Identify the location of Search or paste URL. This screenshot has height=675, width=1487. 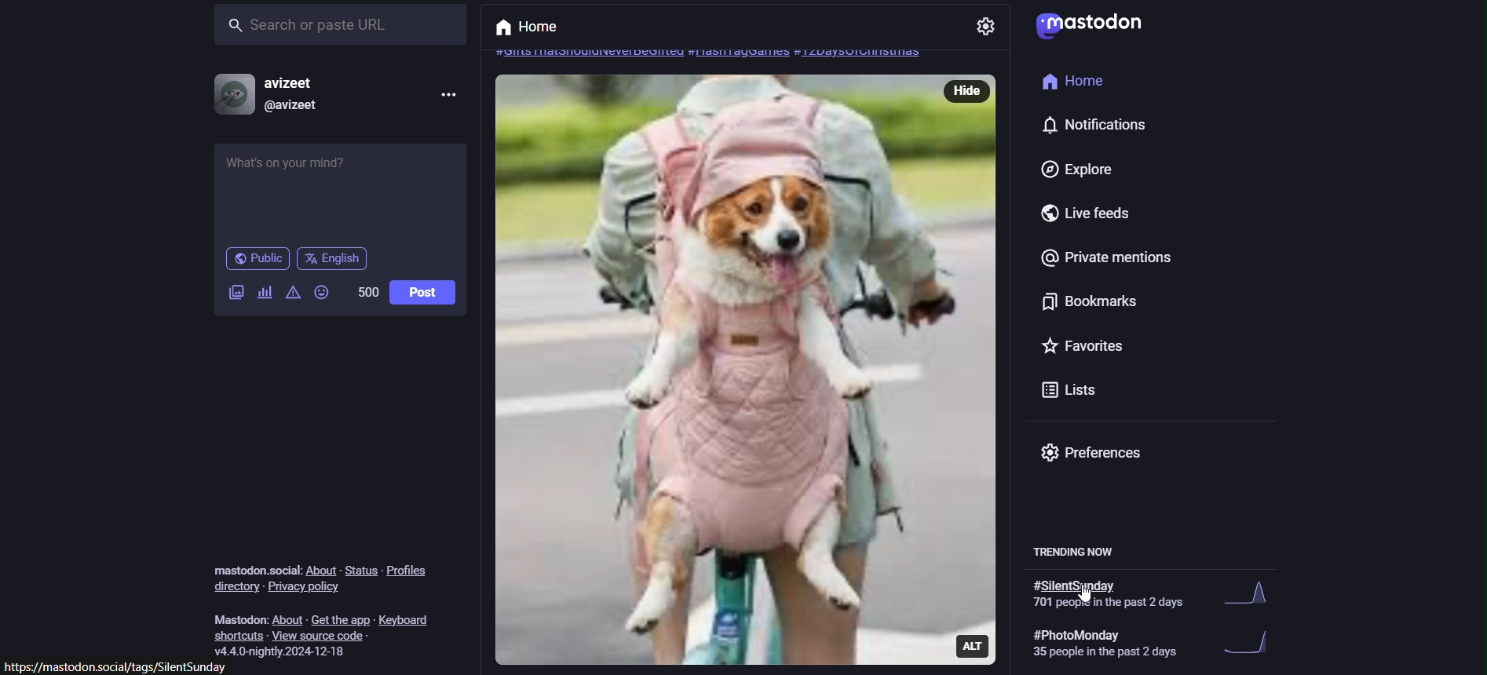
(339, 25).